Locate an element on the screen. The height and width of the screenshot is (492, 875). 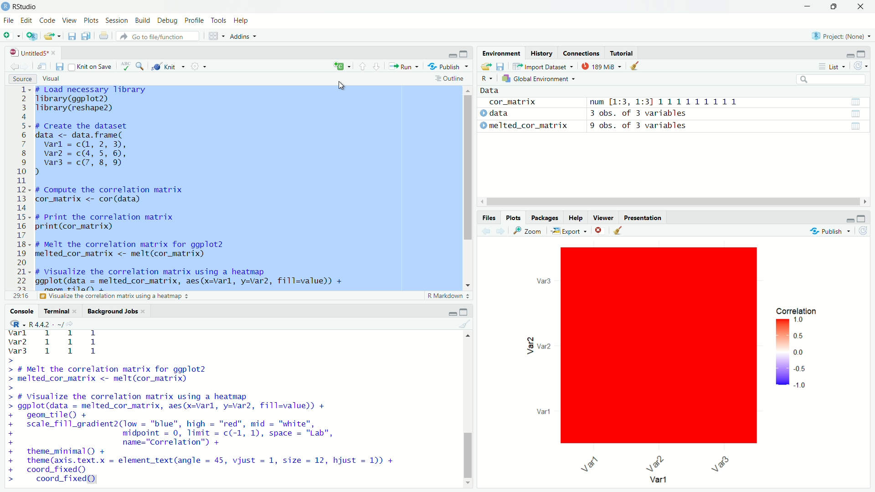
code is located at coordinates (48, 20).